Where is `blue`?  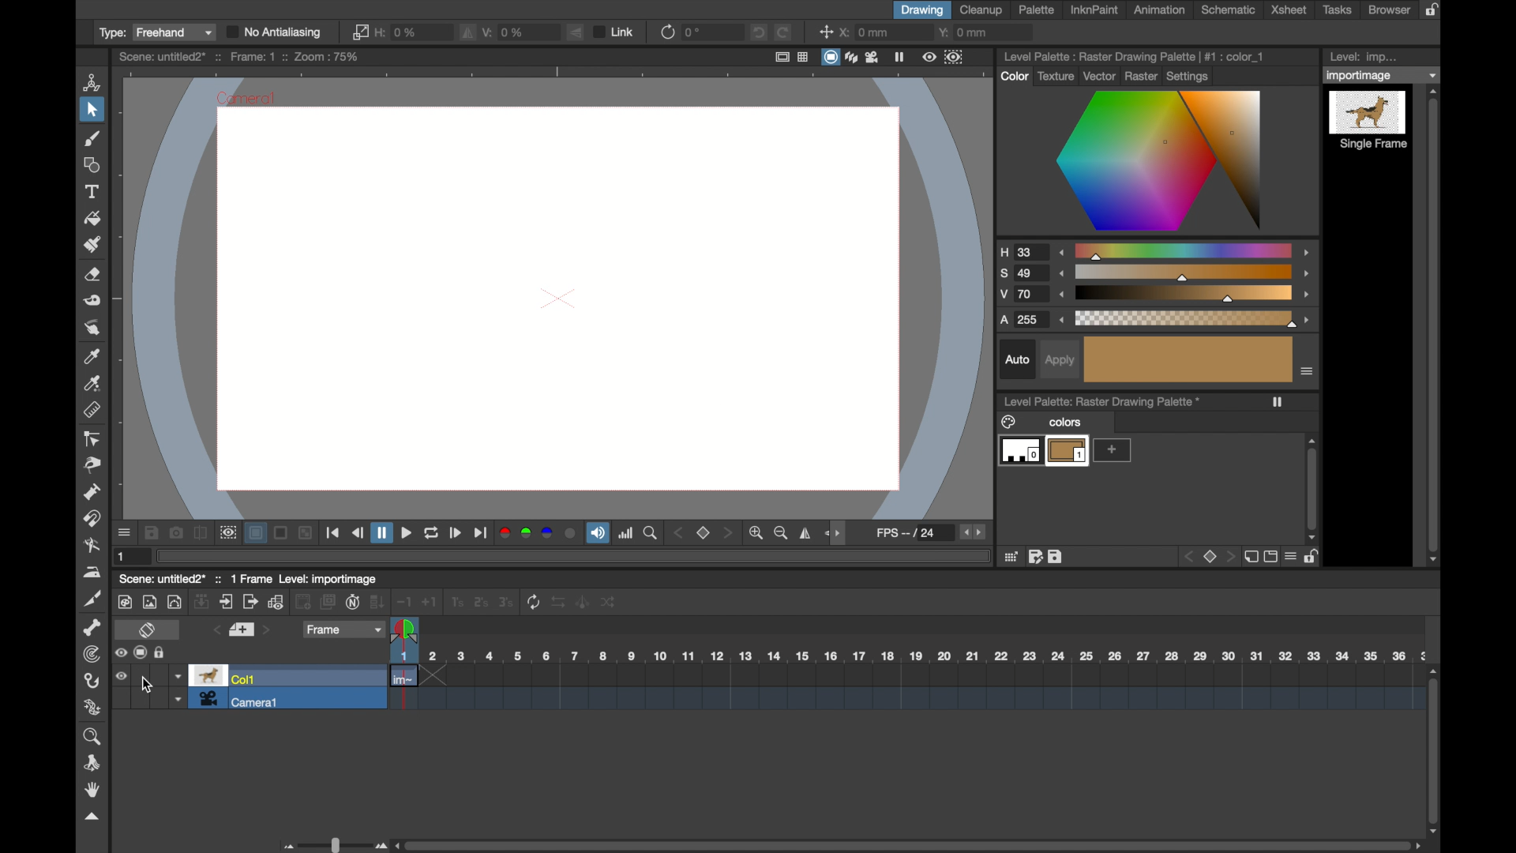
blue is located at coordinates (547, 533).